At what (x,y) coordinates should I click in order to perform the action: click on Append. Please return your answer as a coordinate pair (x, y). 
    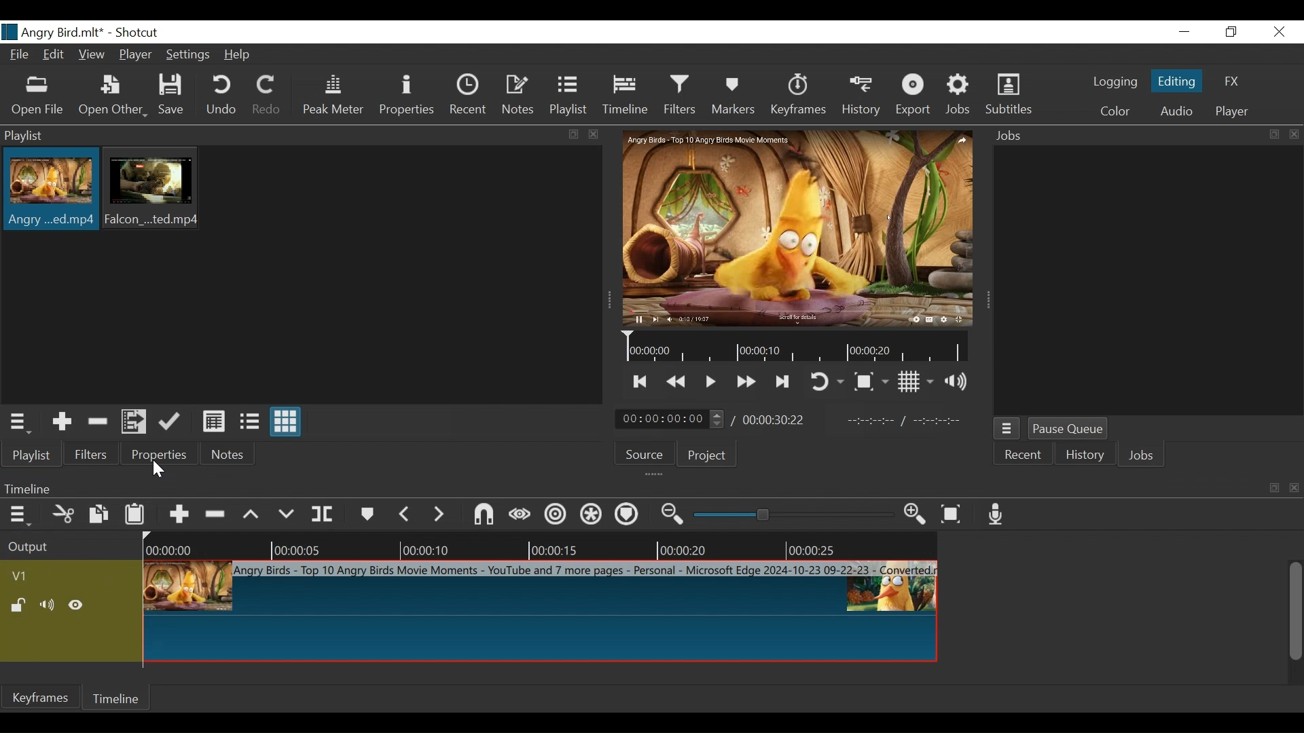
    Looking at the image, I should click on (181, 515).